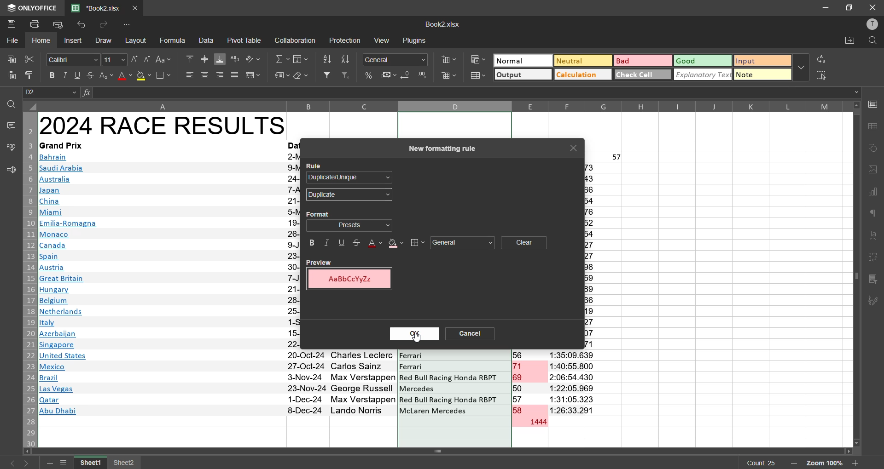  What do you see at coordinates (28, 280) in the screenshot?
I see `row numbers` at bounding box center [28, 280].